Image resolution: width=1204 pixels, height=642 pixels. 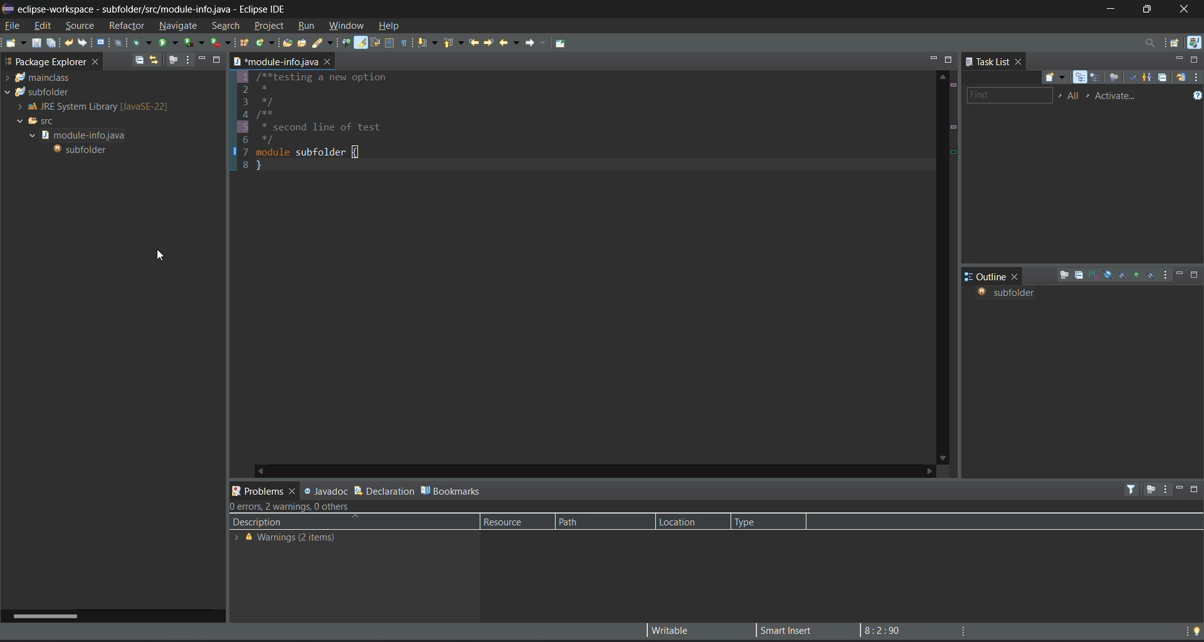 What do you see at coordinates (1021, 63) in the screenshot?
I see `close` at bounding box center [1021, 63].